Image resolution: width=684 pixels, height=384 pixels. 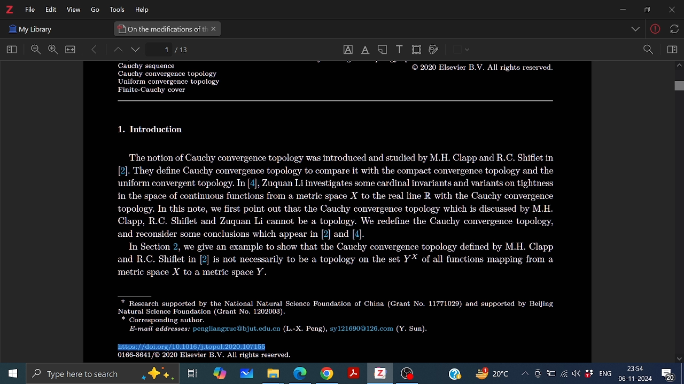 What do you see at coordinates (646, 10) in the screenshot?
I see `Restore down` at bounding box center [646, 10].